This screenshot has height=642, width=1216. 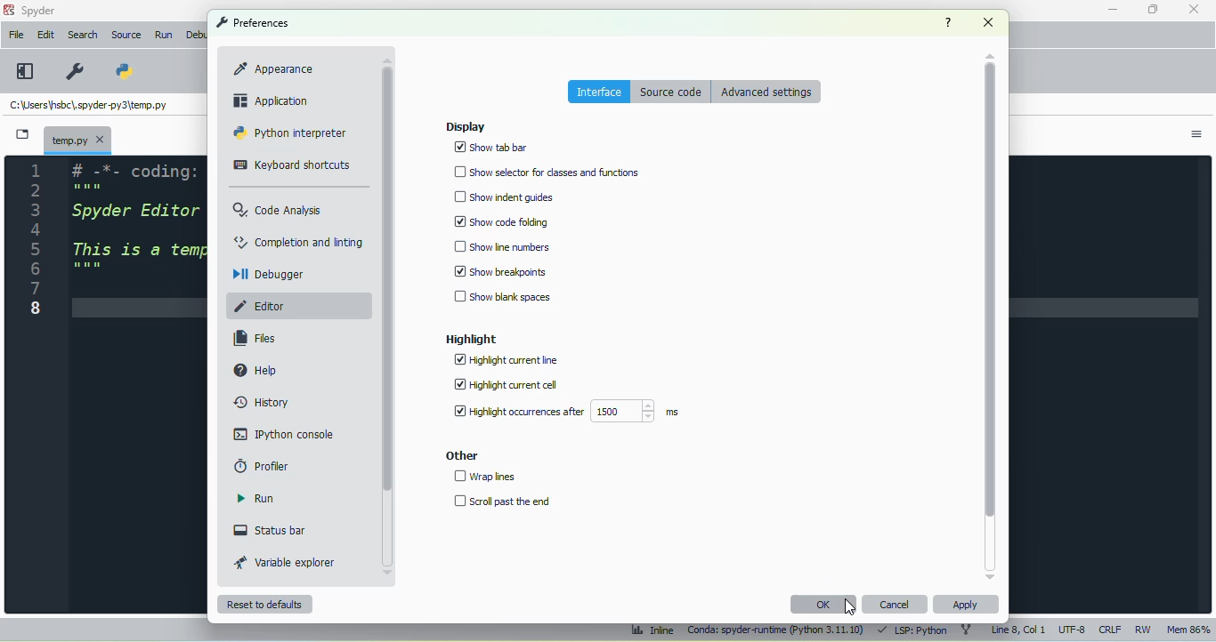 What do you see at coordinates (1073, 629) in the screenshot?
I see `UTF-8` at bounding box center [1073, 629].